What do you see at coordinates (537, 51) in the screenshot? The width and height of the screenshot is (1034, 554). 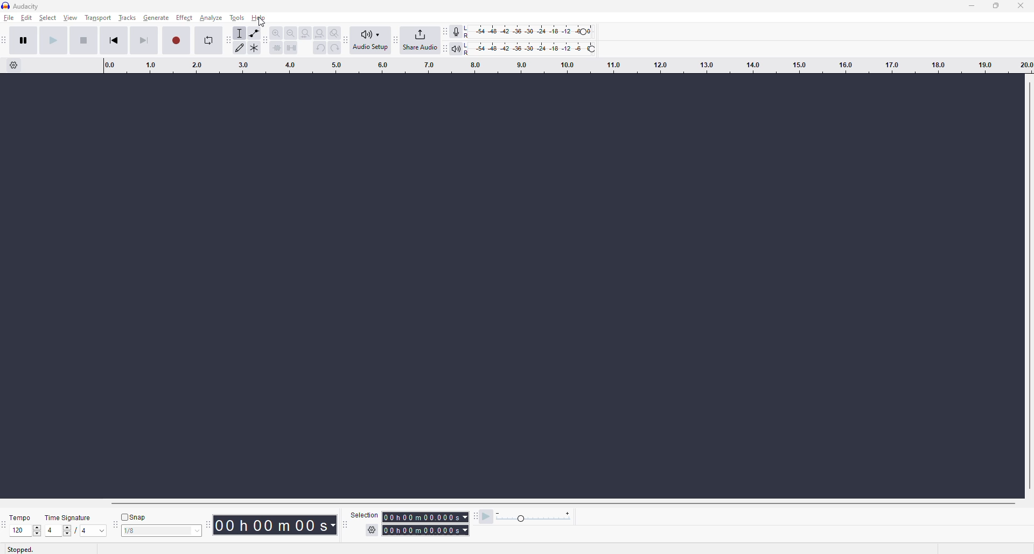 I see `playback level` at bounding box center [537, 51].